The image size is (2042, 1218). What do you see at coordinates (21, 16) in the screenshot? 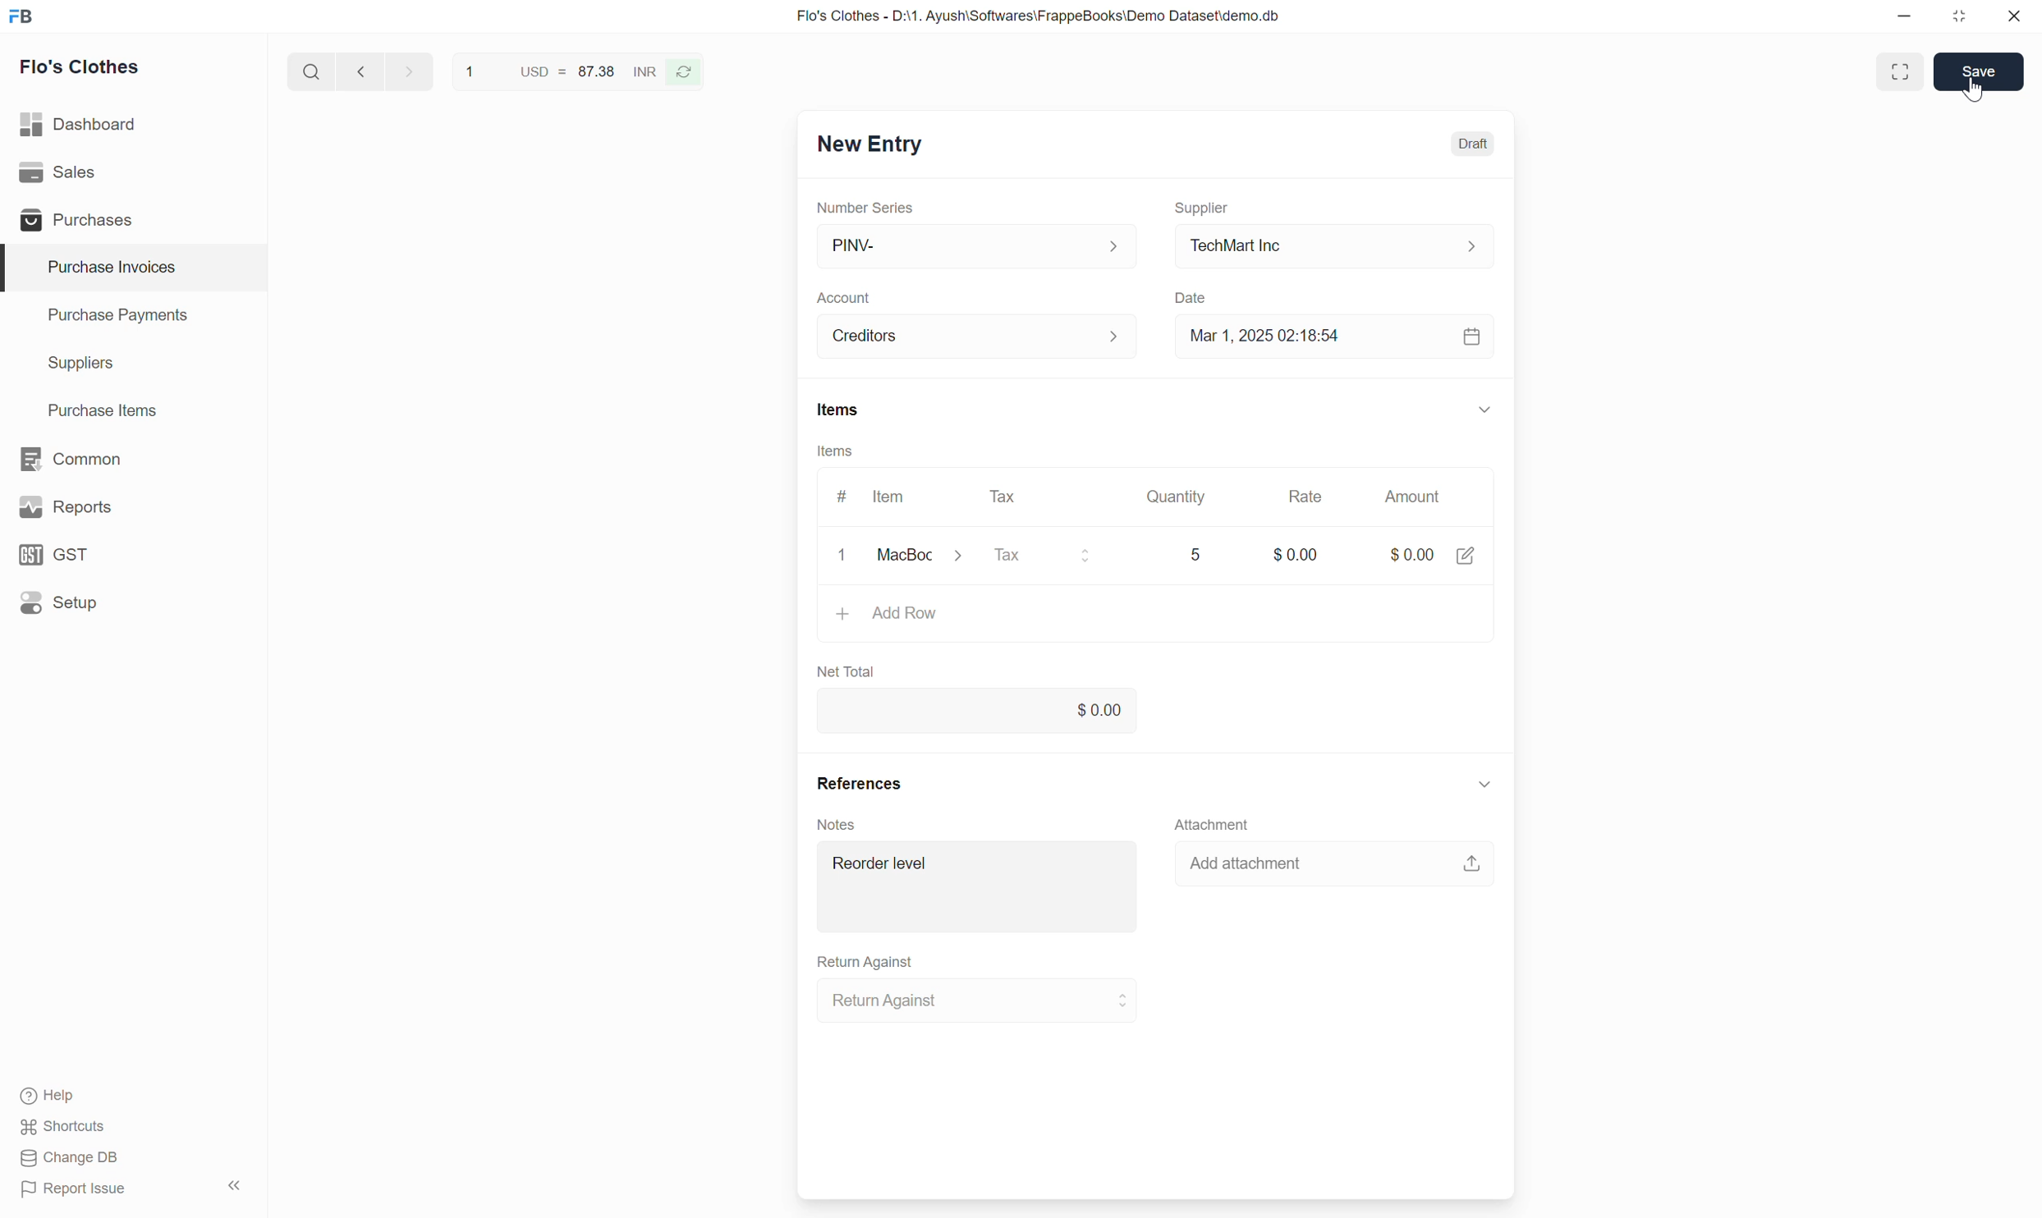
I see `Frappe Books logo` at bounding box center [21, 16].